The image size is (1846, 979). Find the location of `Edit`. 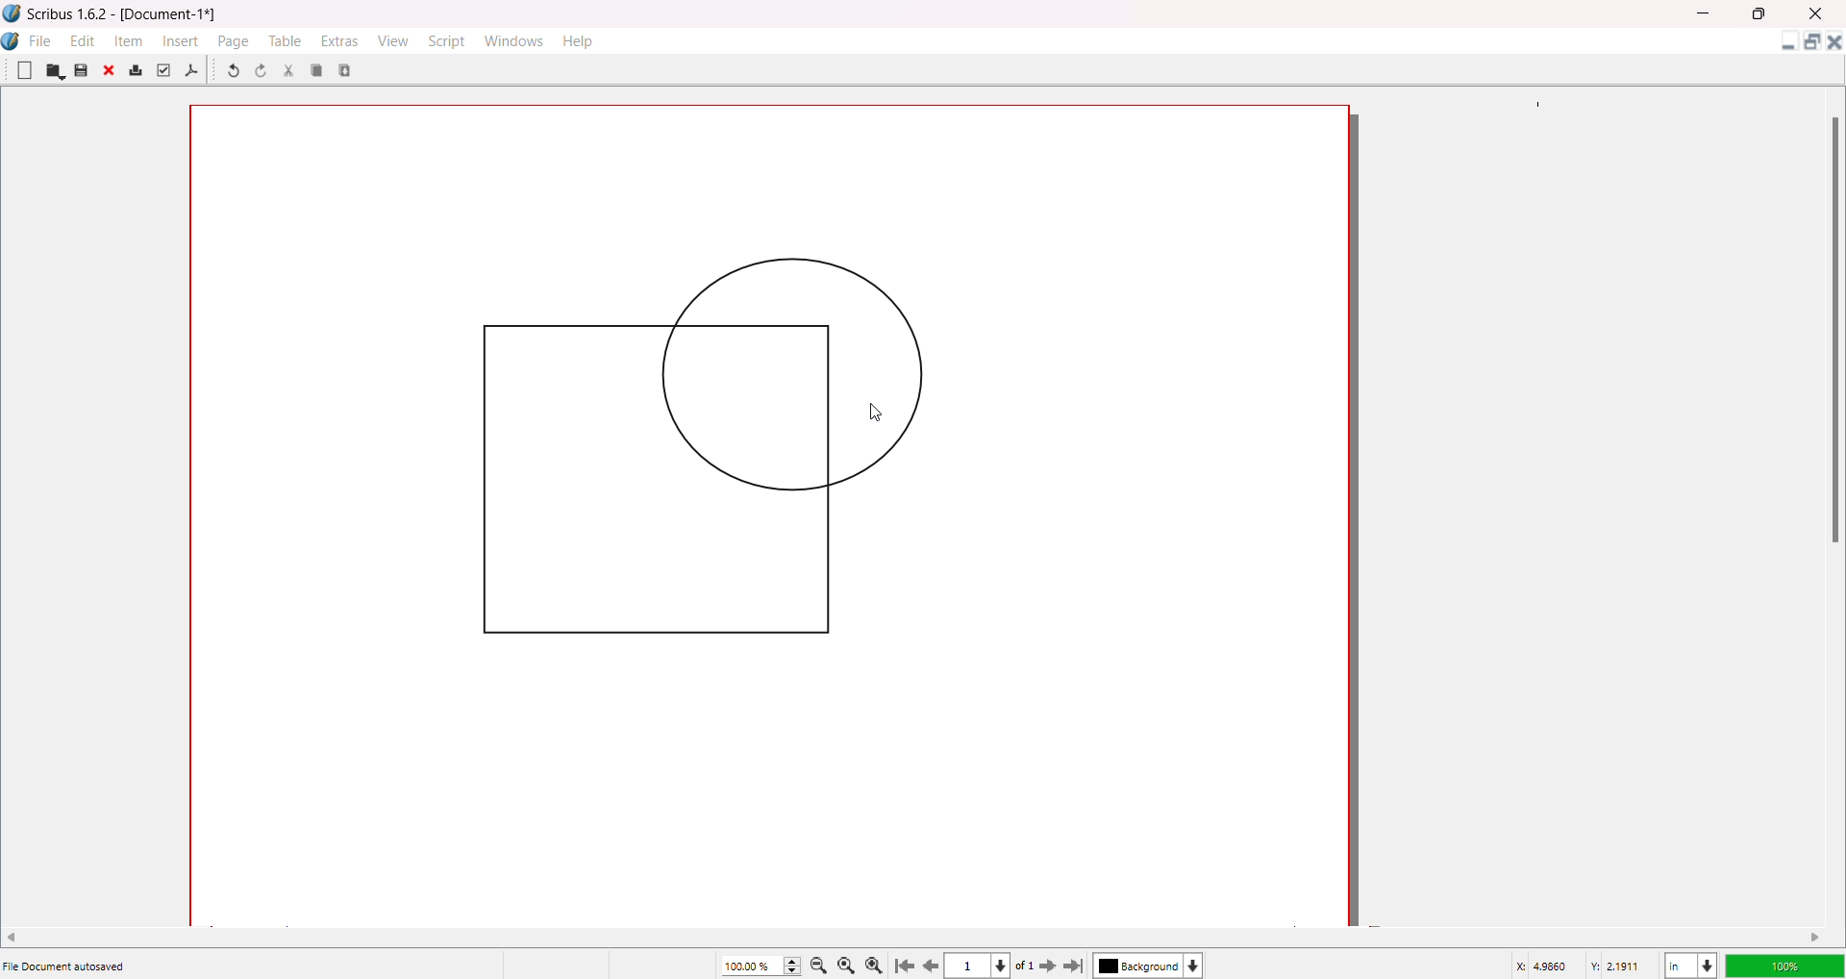

Edit is located at coordinates (83, 39).